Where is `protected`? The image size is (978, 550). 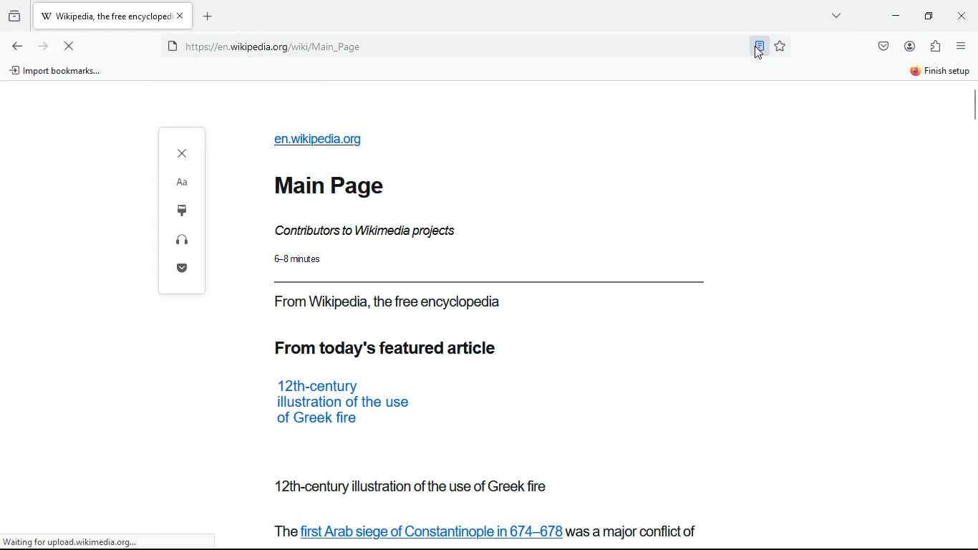
protected is located at coordinates (173, 45).